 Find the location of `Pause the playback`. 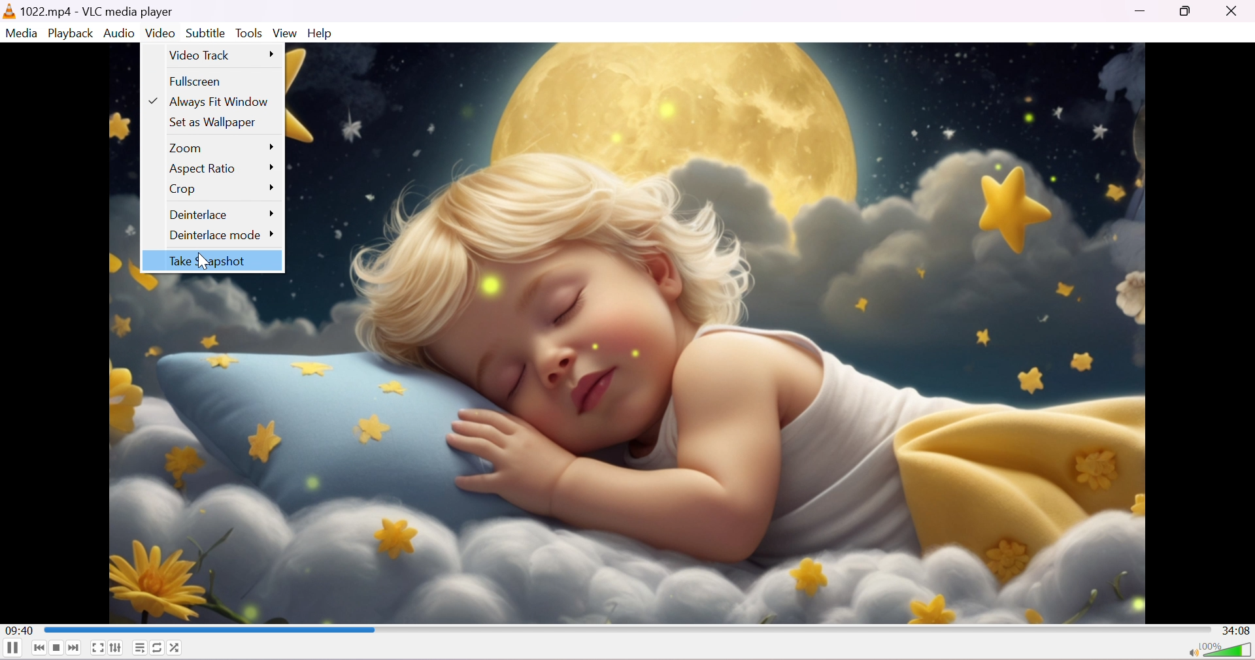

Pause the playback is located at coordinates (12, 650).